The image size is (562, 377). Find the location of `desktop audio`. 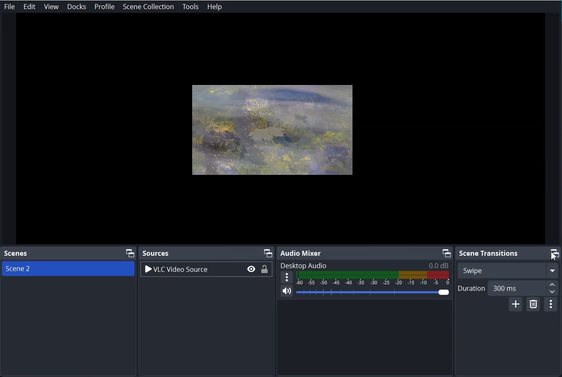

desktop audio is located at coordinates (366, 265).